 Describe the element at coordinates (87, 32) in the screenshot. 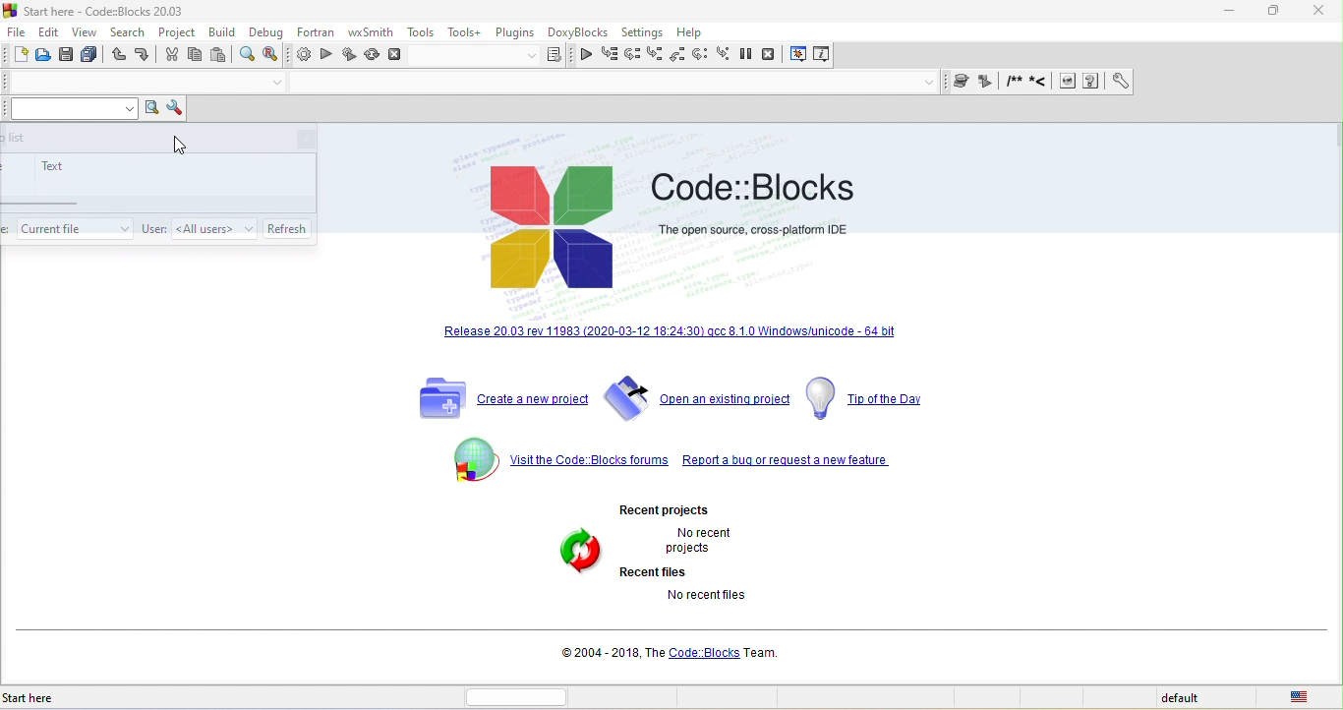

I see `view` at that location.